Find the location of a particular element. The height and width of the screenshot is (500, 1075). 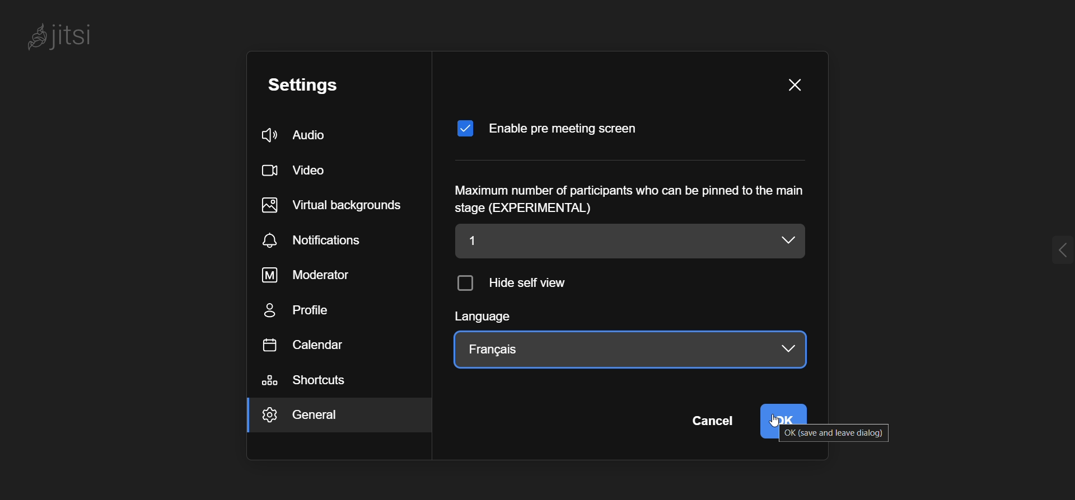

Francais is located at coordinates (494, 350).